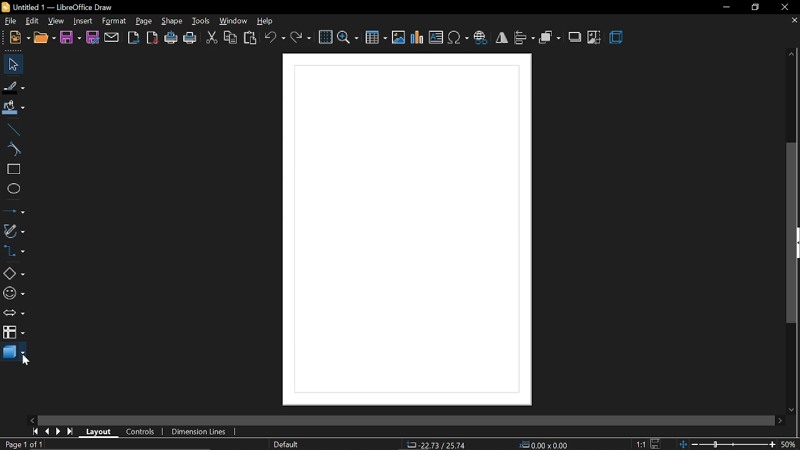 Image resolution: width=800 pixels, height=450 pixels. I want to click on move right, so click(782, 422).